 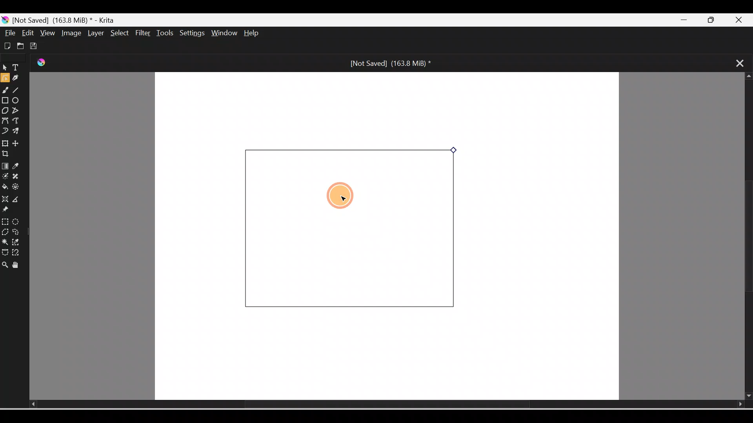 What do you see at coordinates (9, 154) in the screenshot?
I see `Crop an image` at bounding box center [9, 154].